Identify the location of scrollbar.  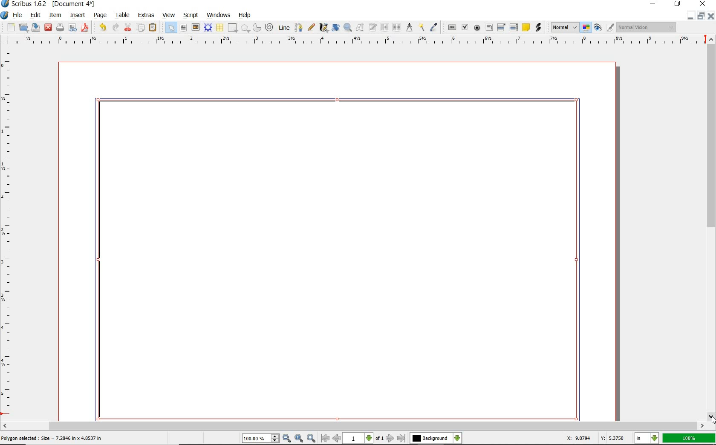
(711, 228).